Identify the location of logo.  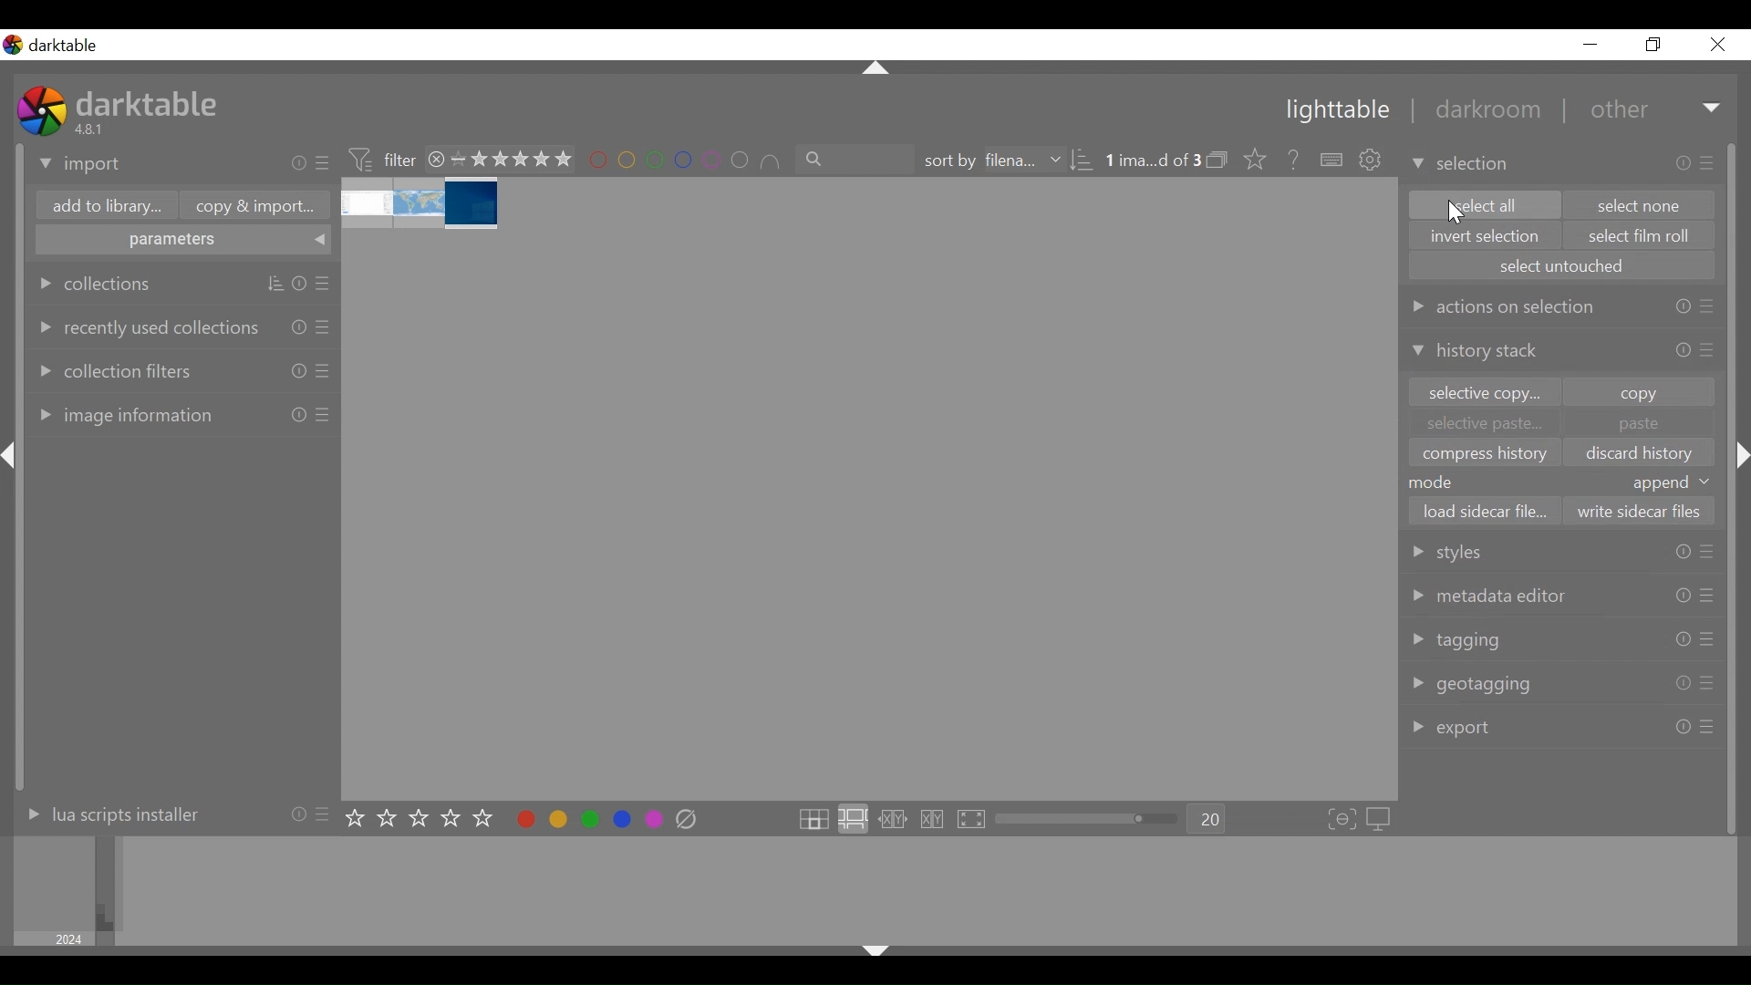
(42, 110).